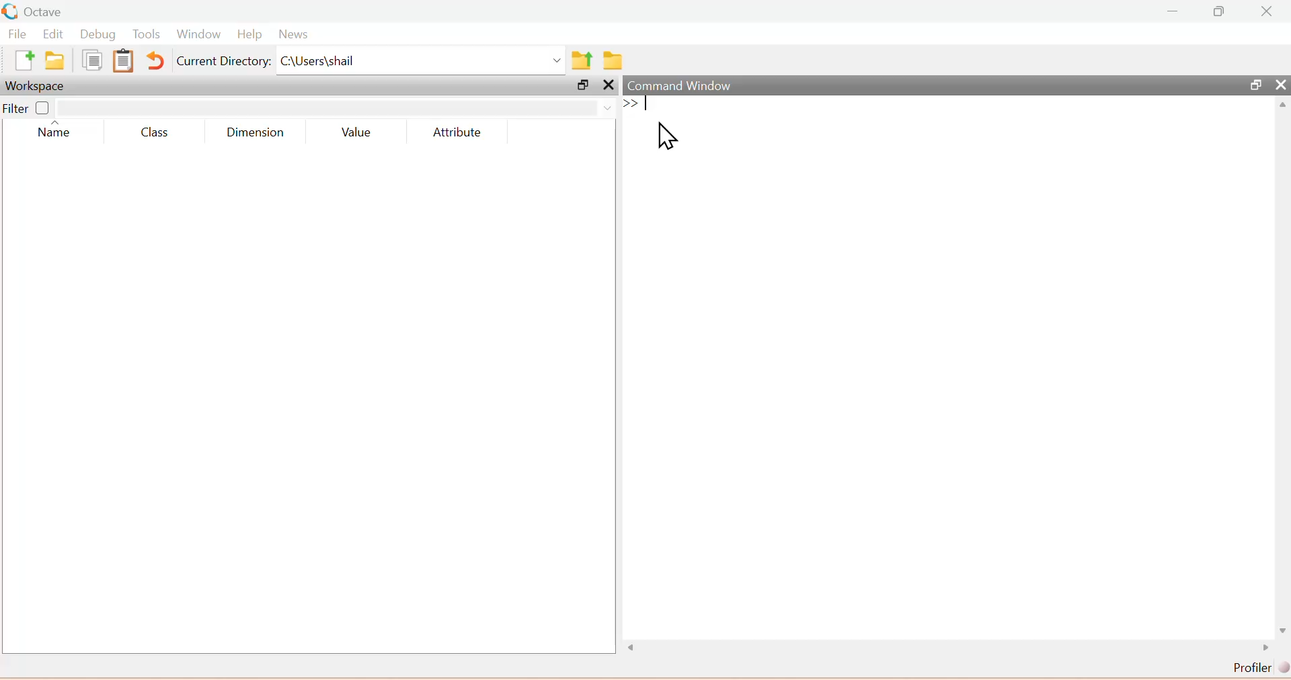  What do you see at coordinates (356, 134) in the screenshot?
I see `Value` at bounding box center [356, 134].